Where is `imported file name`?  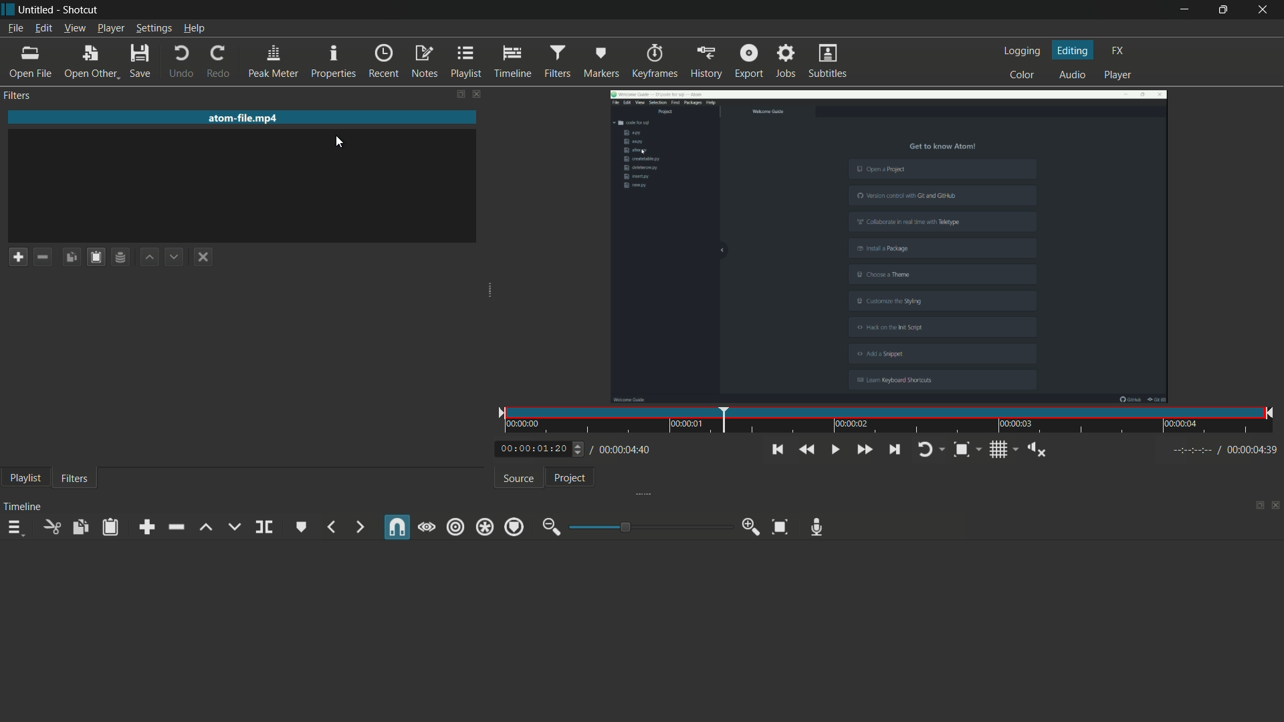
imported file name is located at coordinates (243, 118).